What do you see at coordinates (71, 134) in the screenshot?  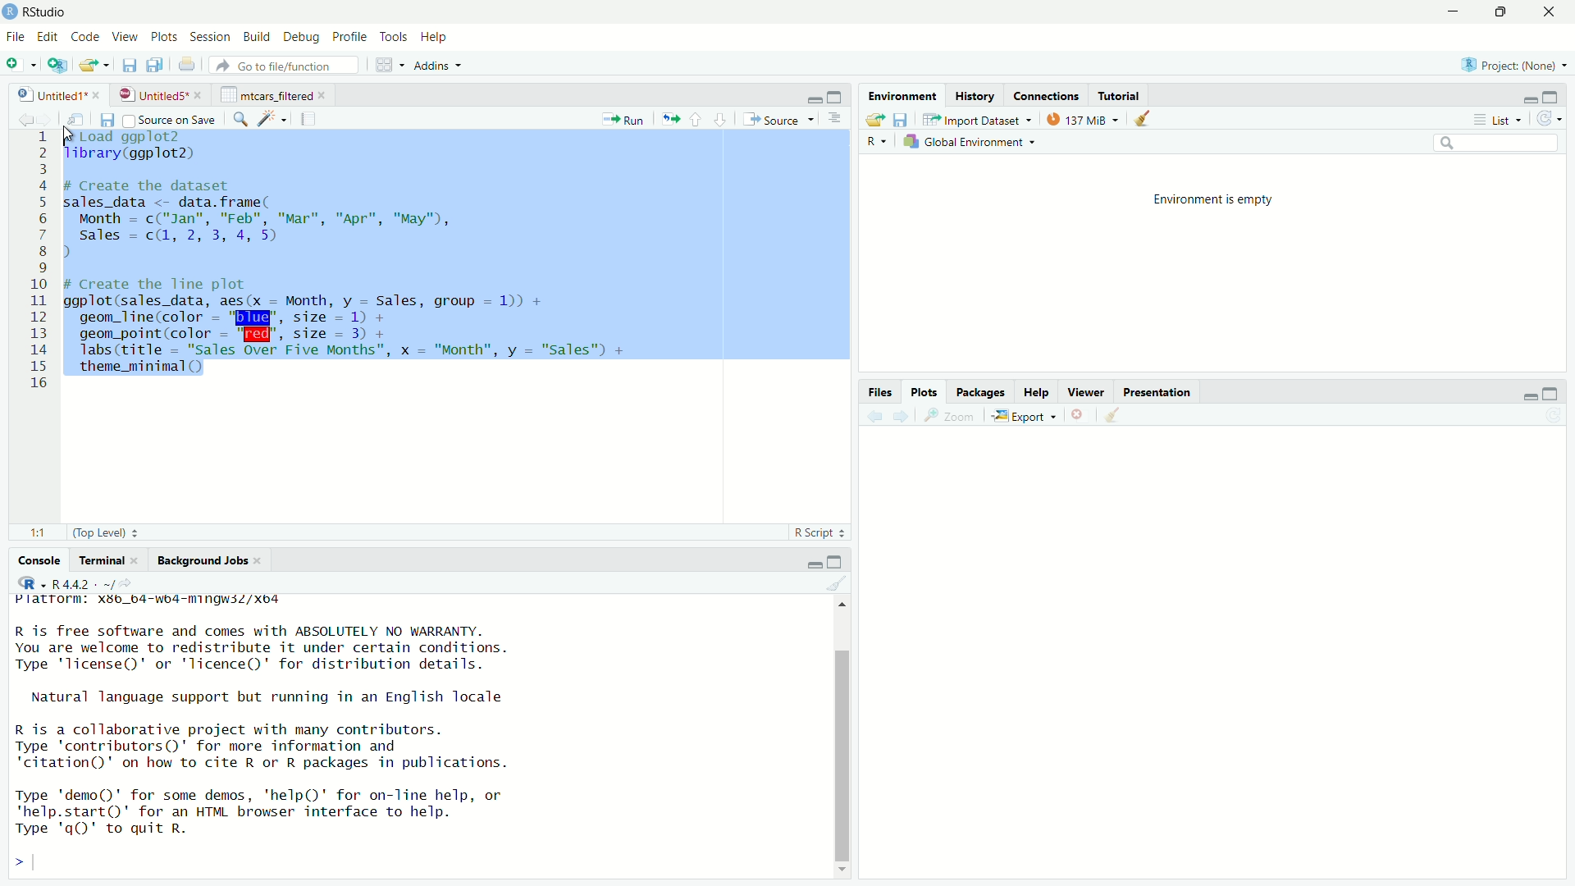 I see `cursor` at bounding box center [71, 134].